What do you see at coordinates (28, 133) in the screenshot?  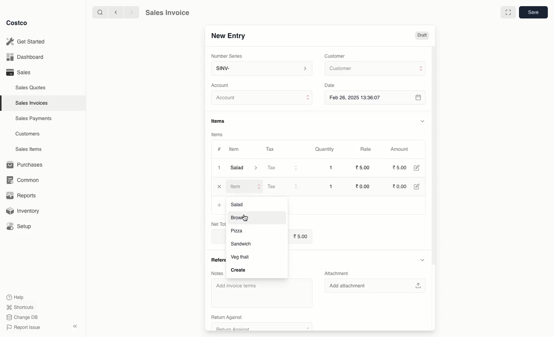 I see `Customers` at bounding box center [28, 133].